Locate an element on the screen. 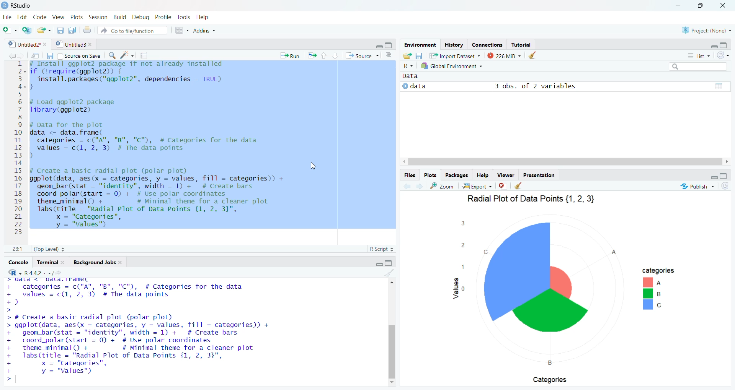 This screenshot has height=390, width=735. Untitled3 is located at coordinates (75, 45).